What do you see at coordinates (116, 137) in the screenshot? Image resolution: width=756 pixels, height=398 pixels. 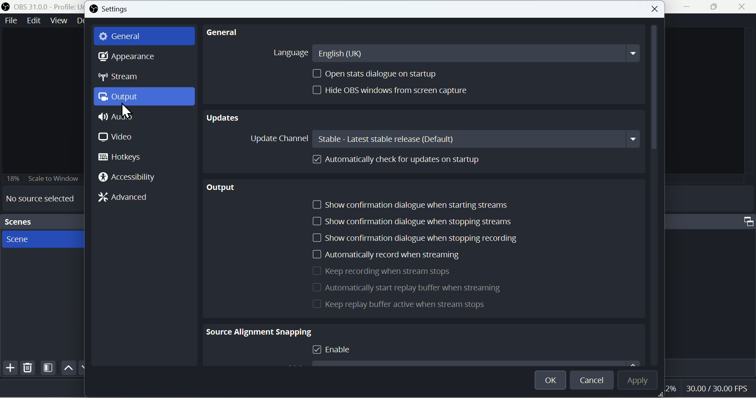 I see `Video` at bounding box center [116, 137].